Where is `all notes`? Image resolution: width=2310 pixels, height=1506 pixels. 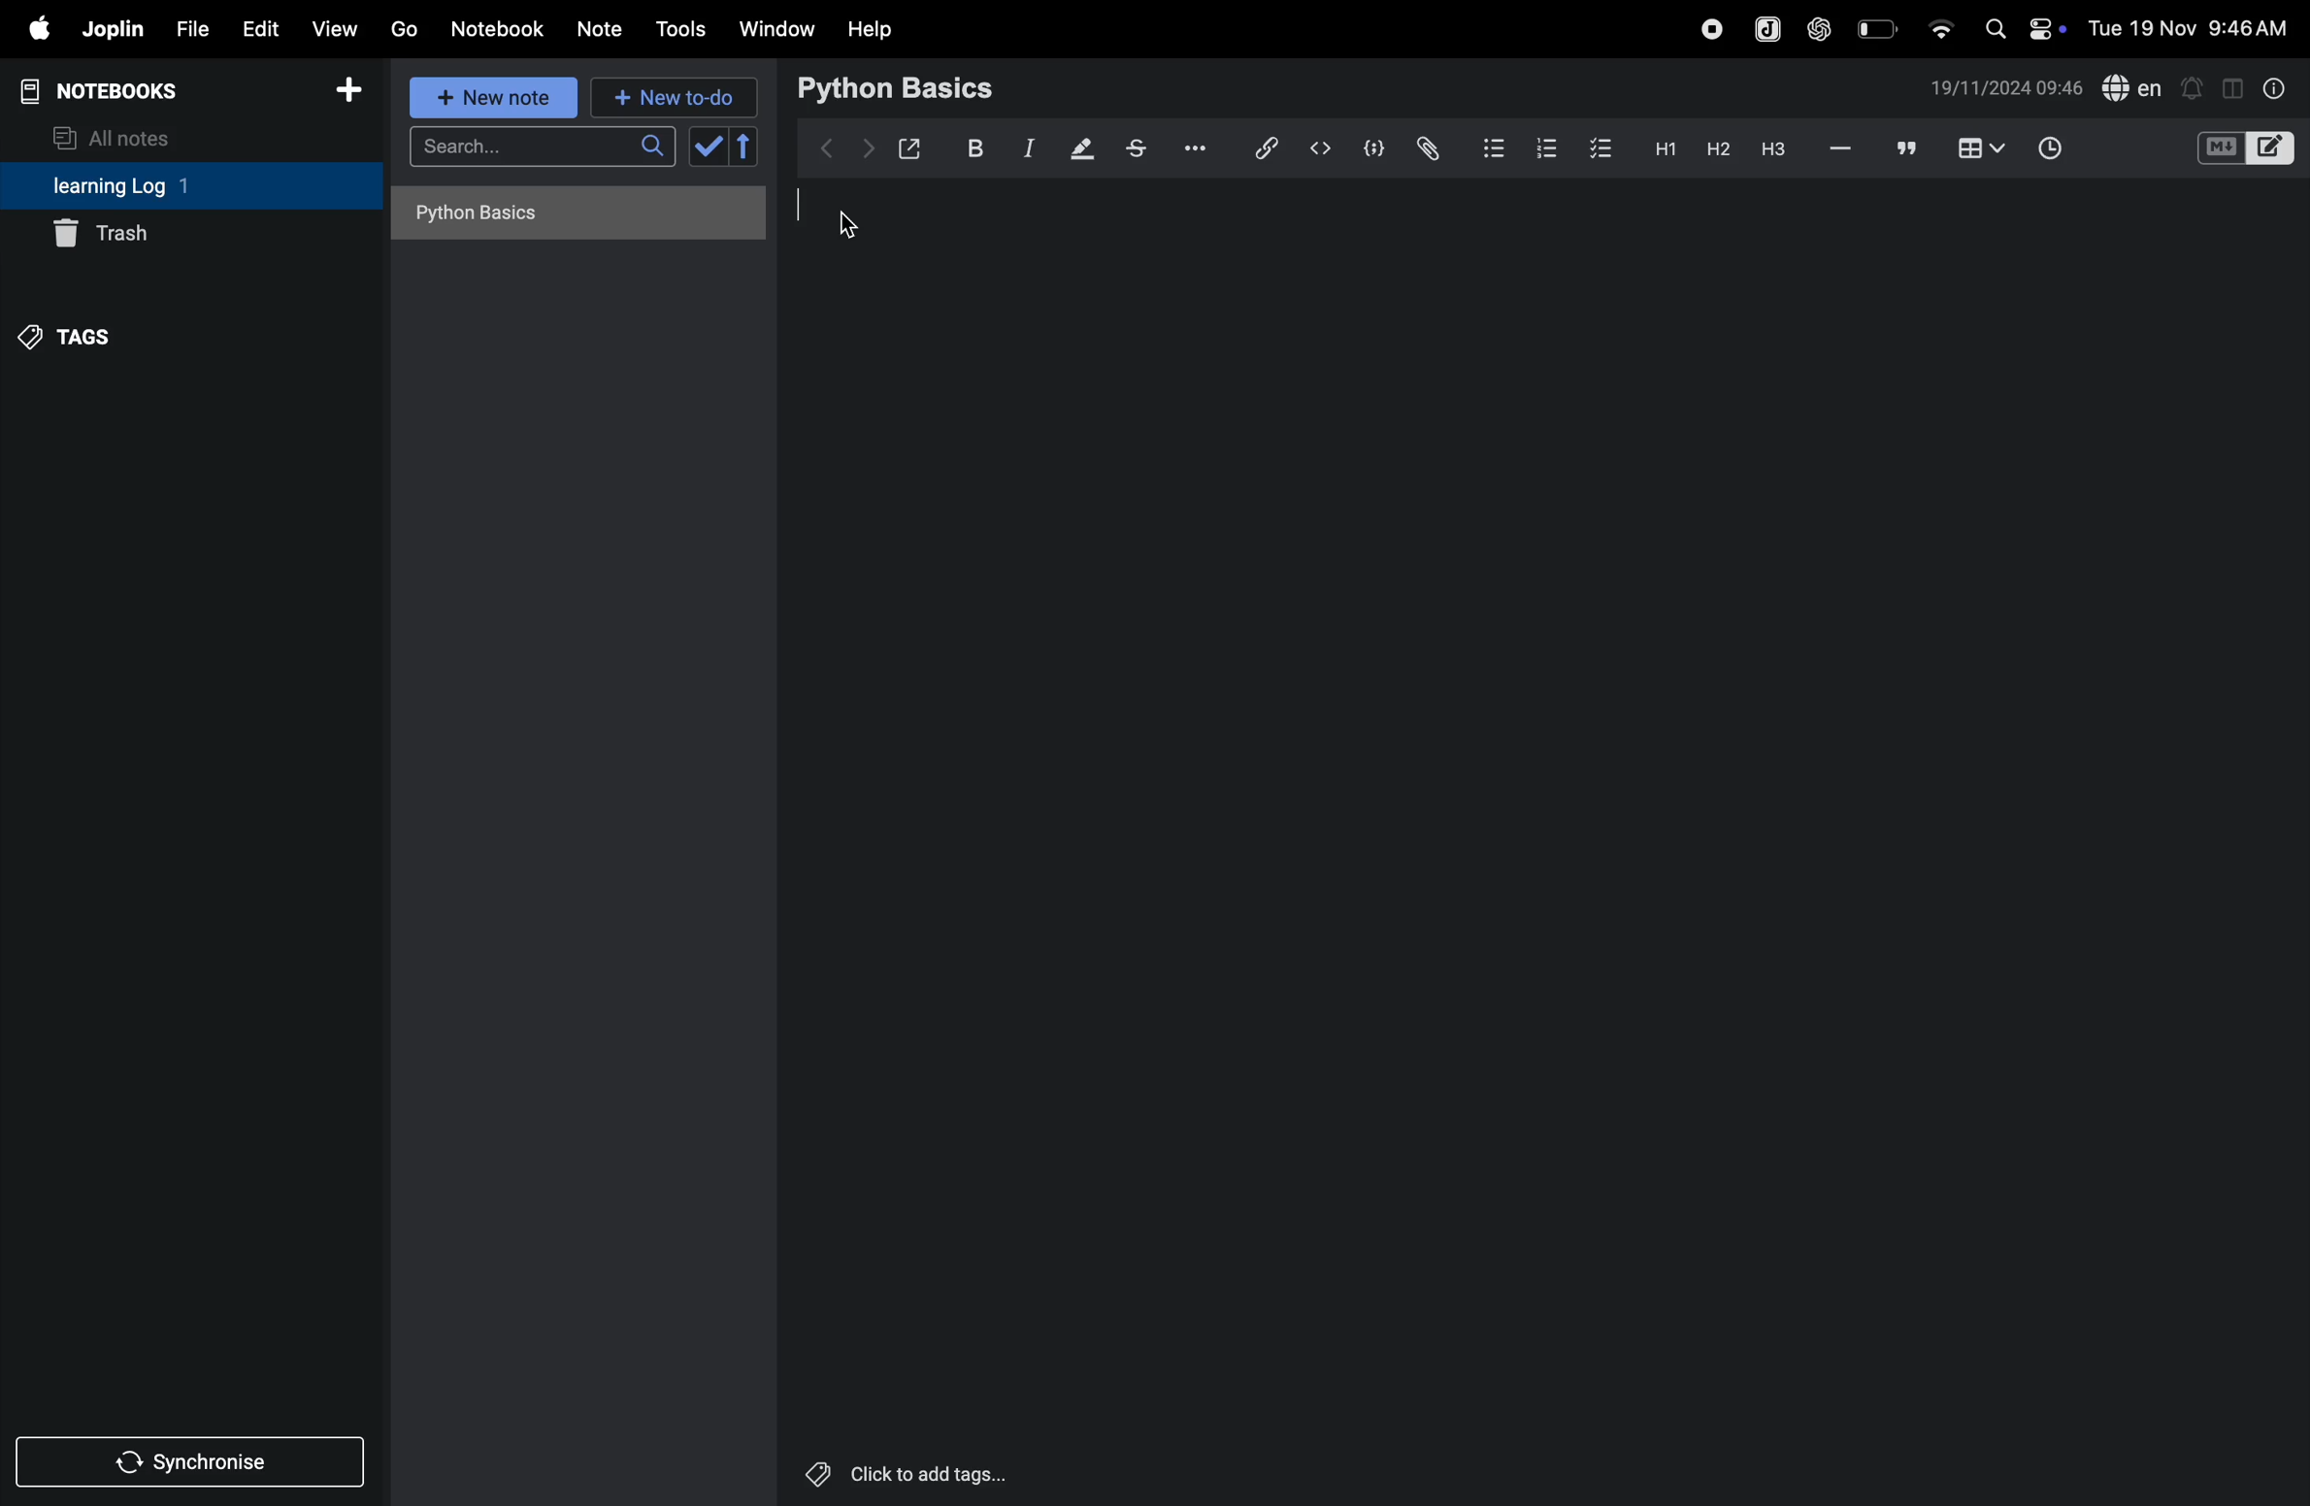
all notes is located at coordinates (123, 136).